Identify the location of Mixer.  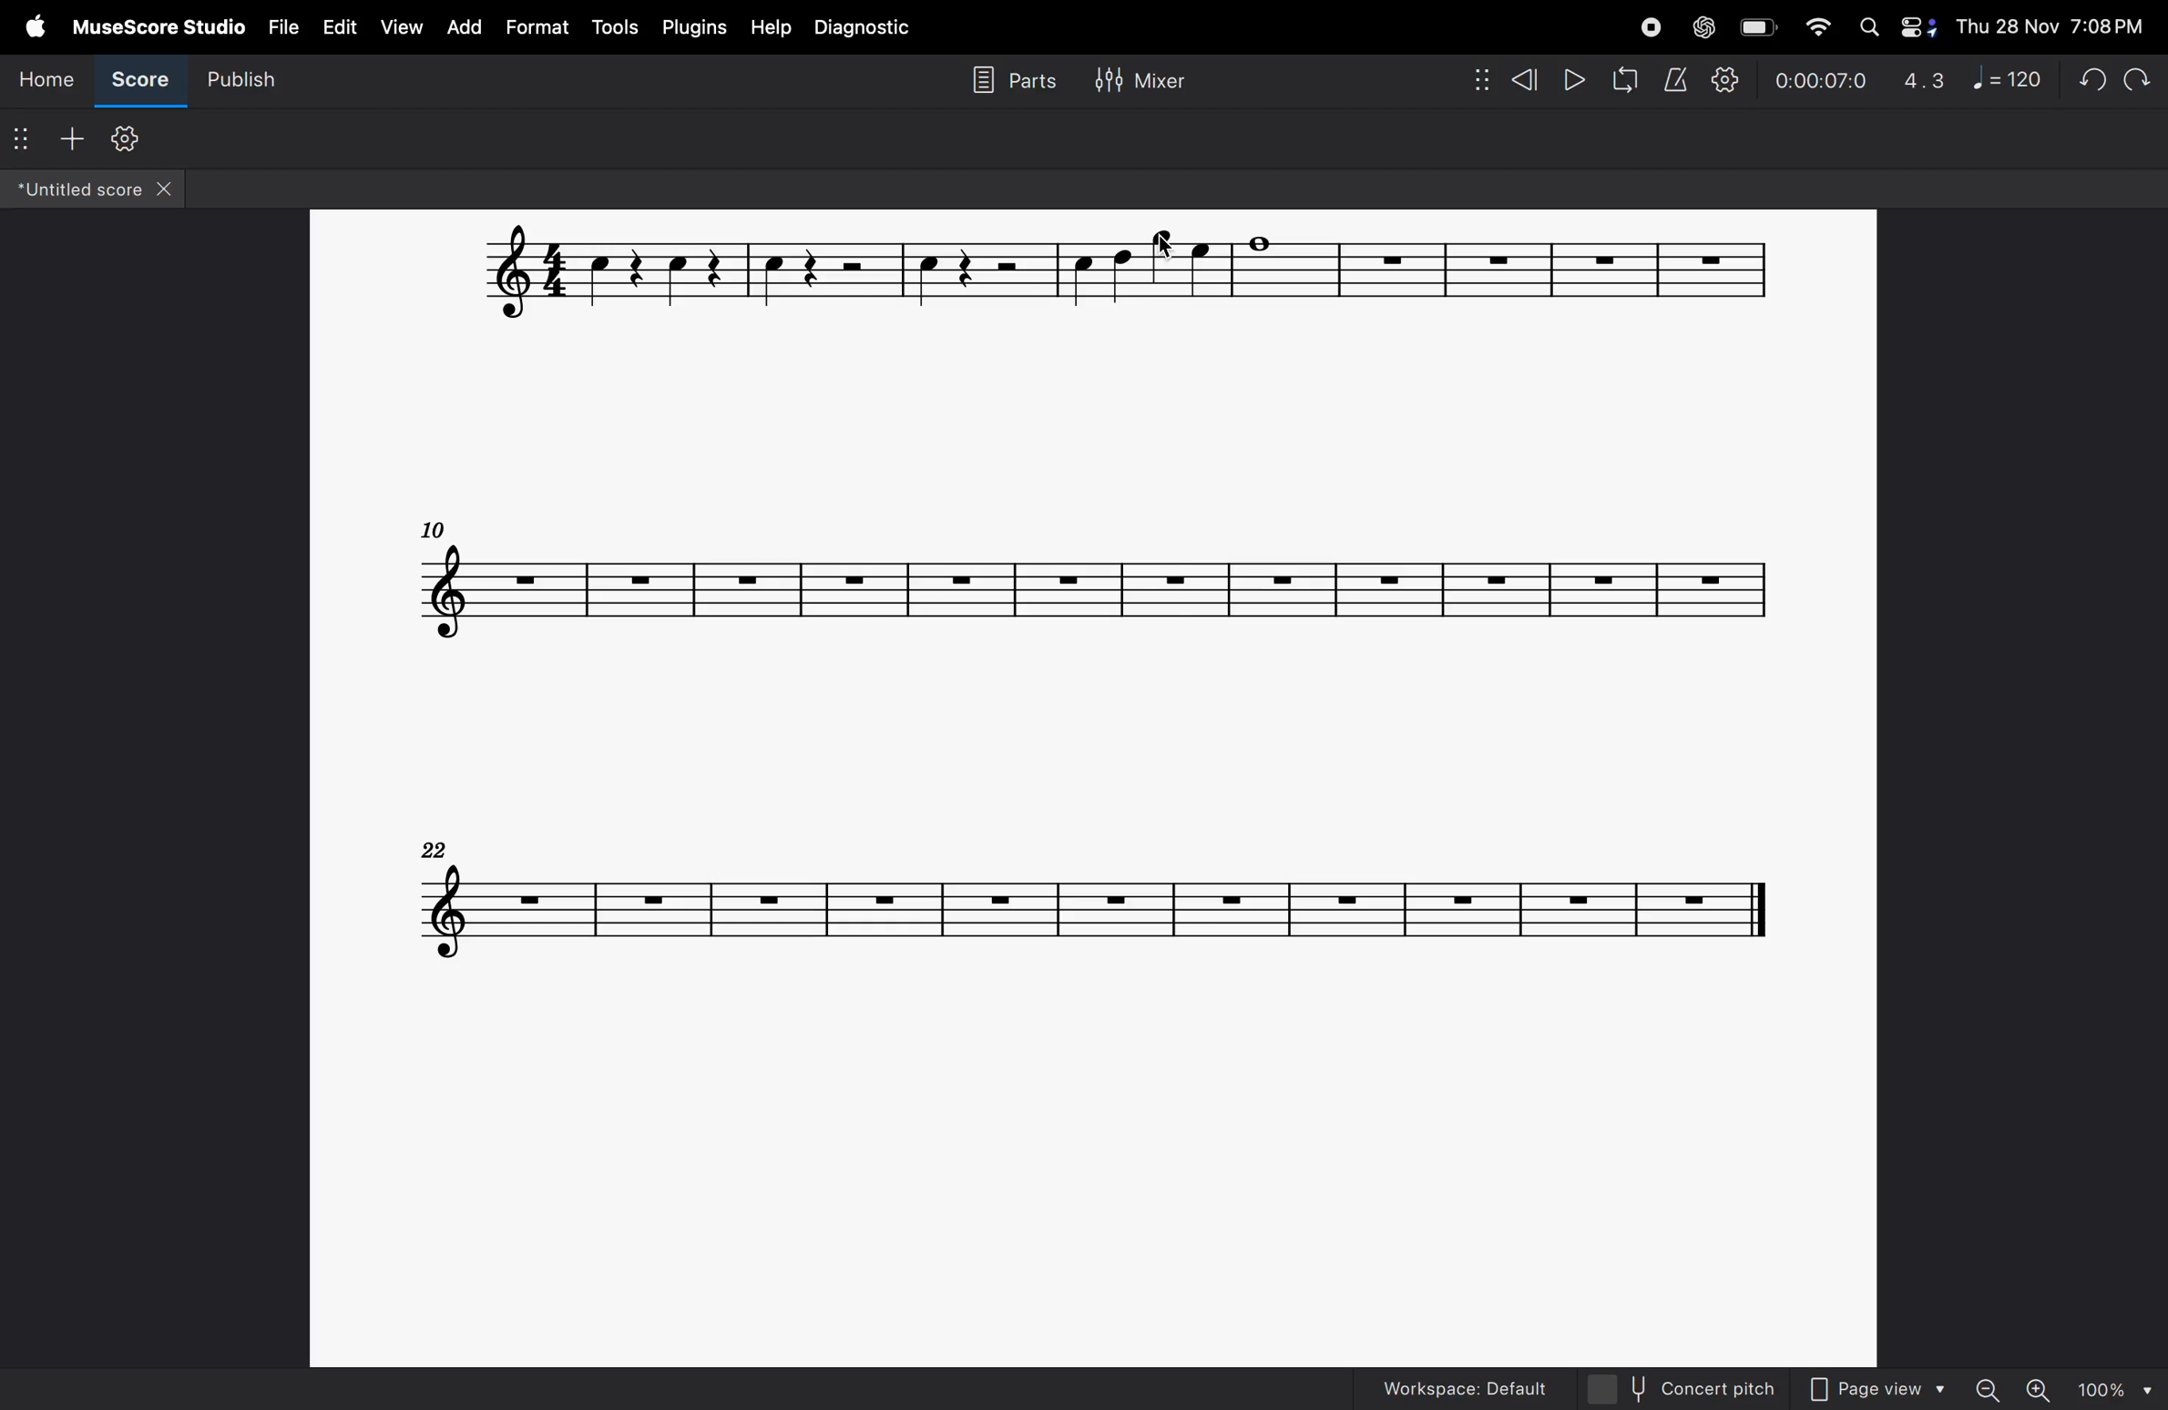
(1171, 82).